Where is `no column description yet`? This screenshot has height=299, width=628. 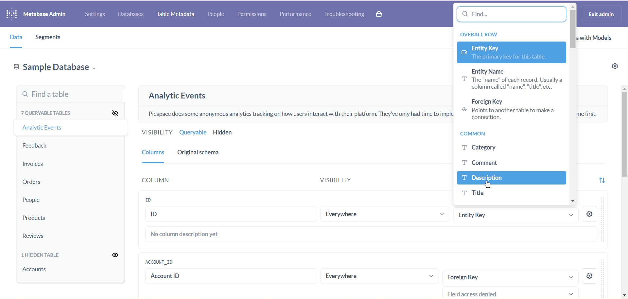 no column description yet is located at coordinates (369, 235).